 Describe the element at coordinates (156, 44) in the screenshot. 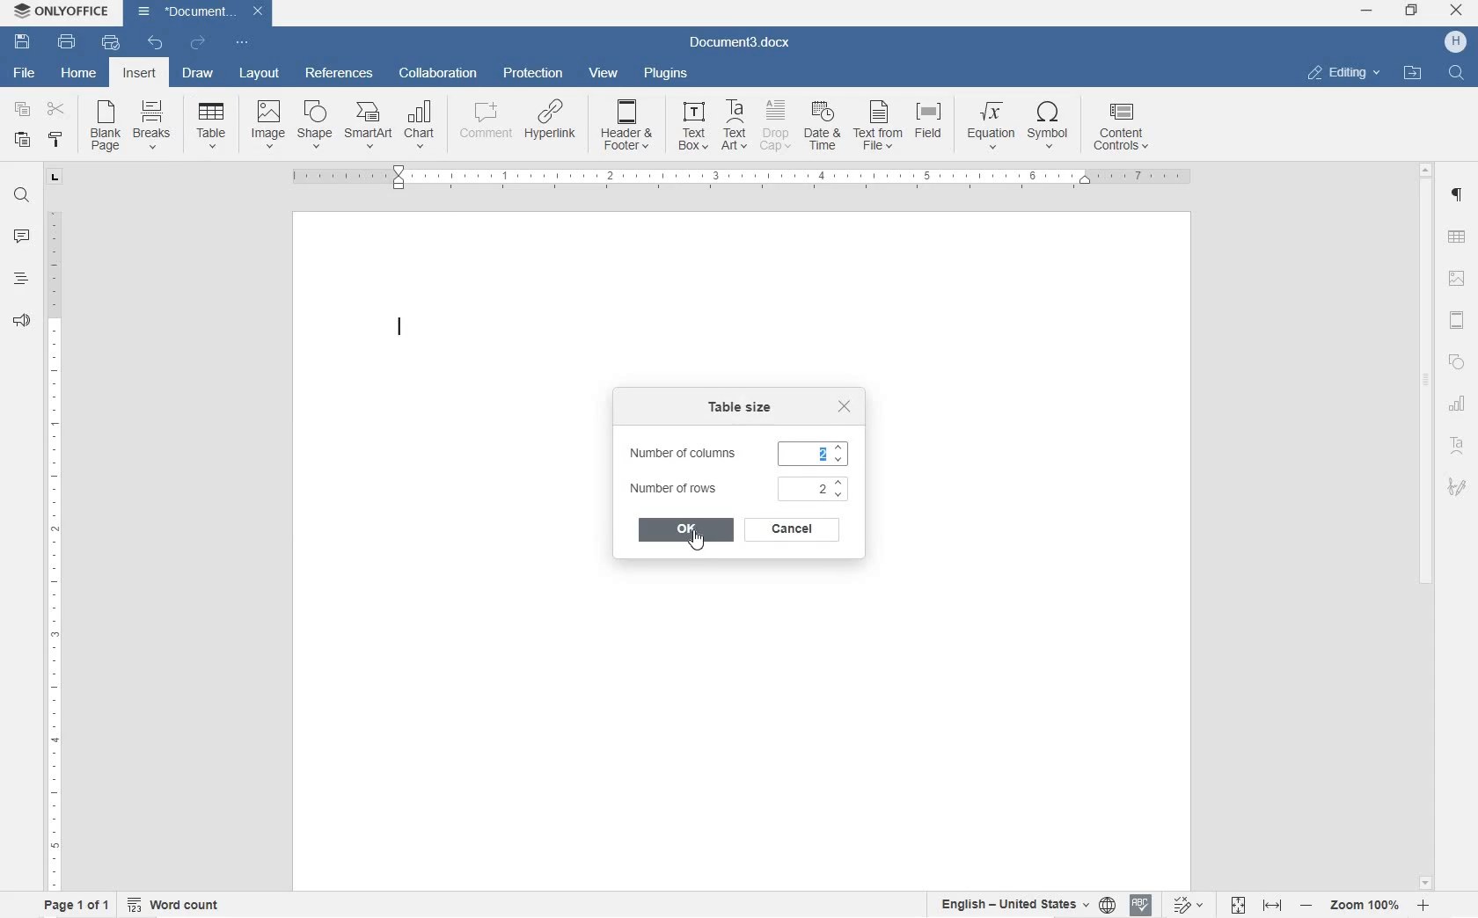

I see `UNDO` at that location.